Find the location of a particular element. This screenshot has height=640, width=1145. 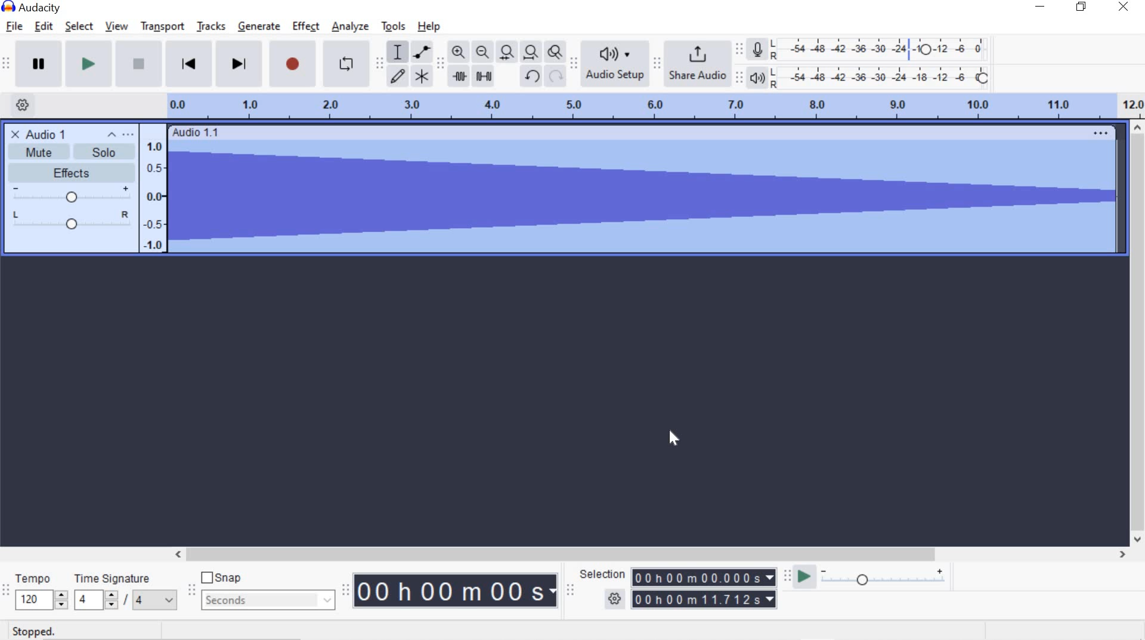

Audio setup is located at coordinates (616, 63).